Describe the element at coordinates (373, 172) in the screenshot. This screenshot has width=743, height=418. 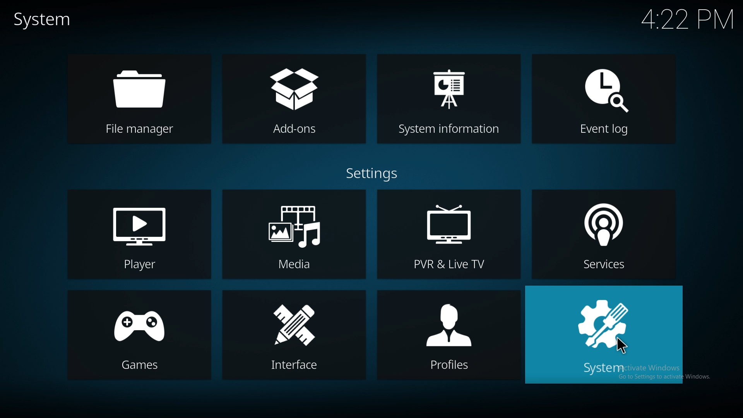
I see `settings` at that location.